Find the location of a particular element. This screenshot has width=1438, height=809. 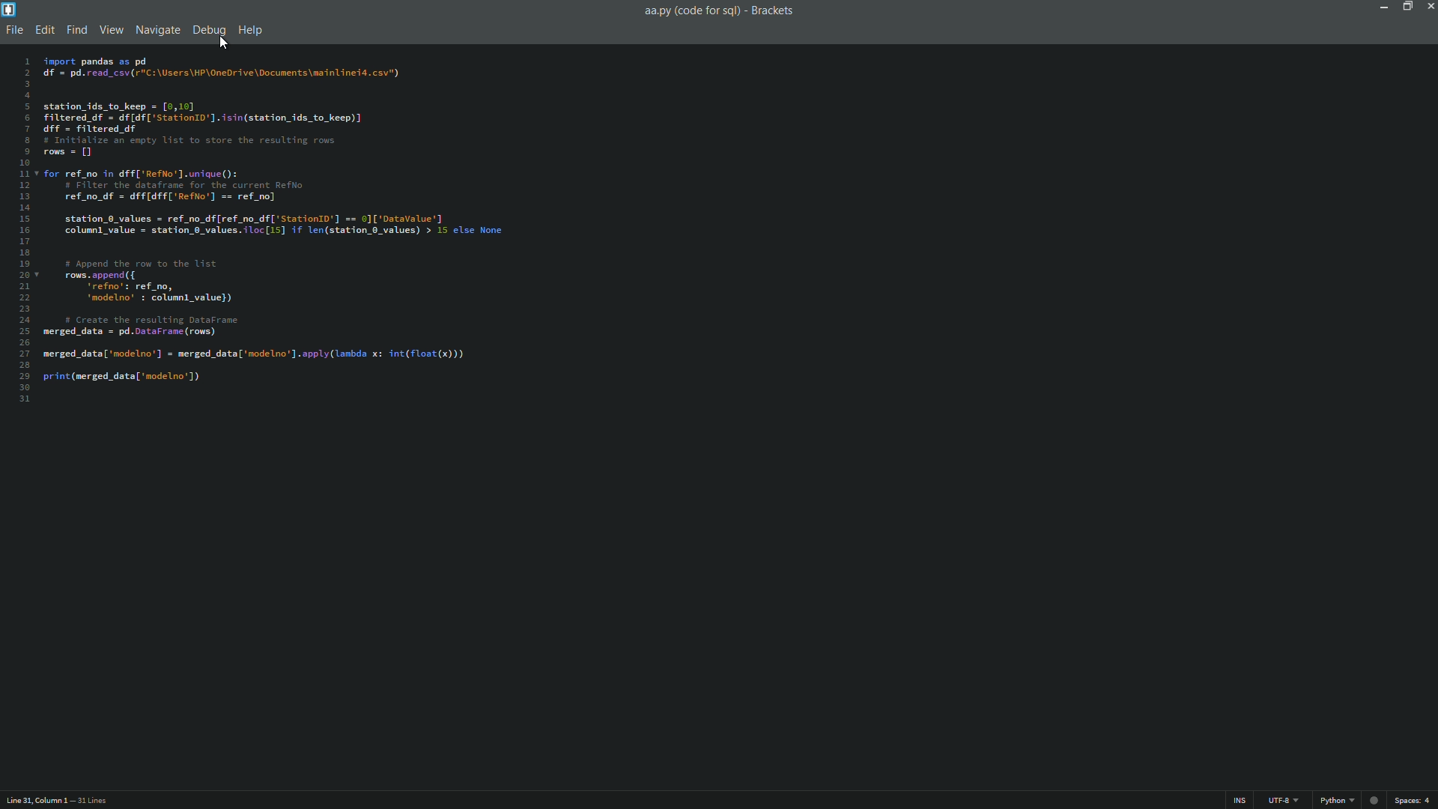

python is located at coordinates (1352, 802).